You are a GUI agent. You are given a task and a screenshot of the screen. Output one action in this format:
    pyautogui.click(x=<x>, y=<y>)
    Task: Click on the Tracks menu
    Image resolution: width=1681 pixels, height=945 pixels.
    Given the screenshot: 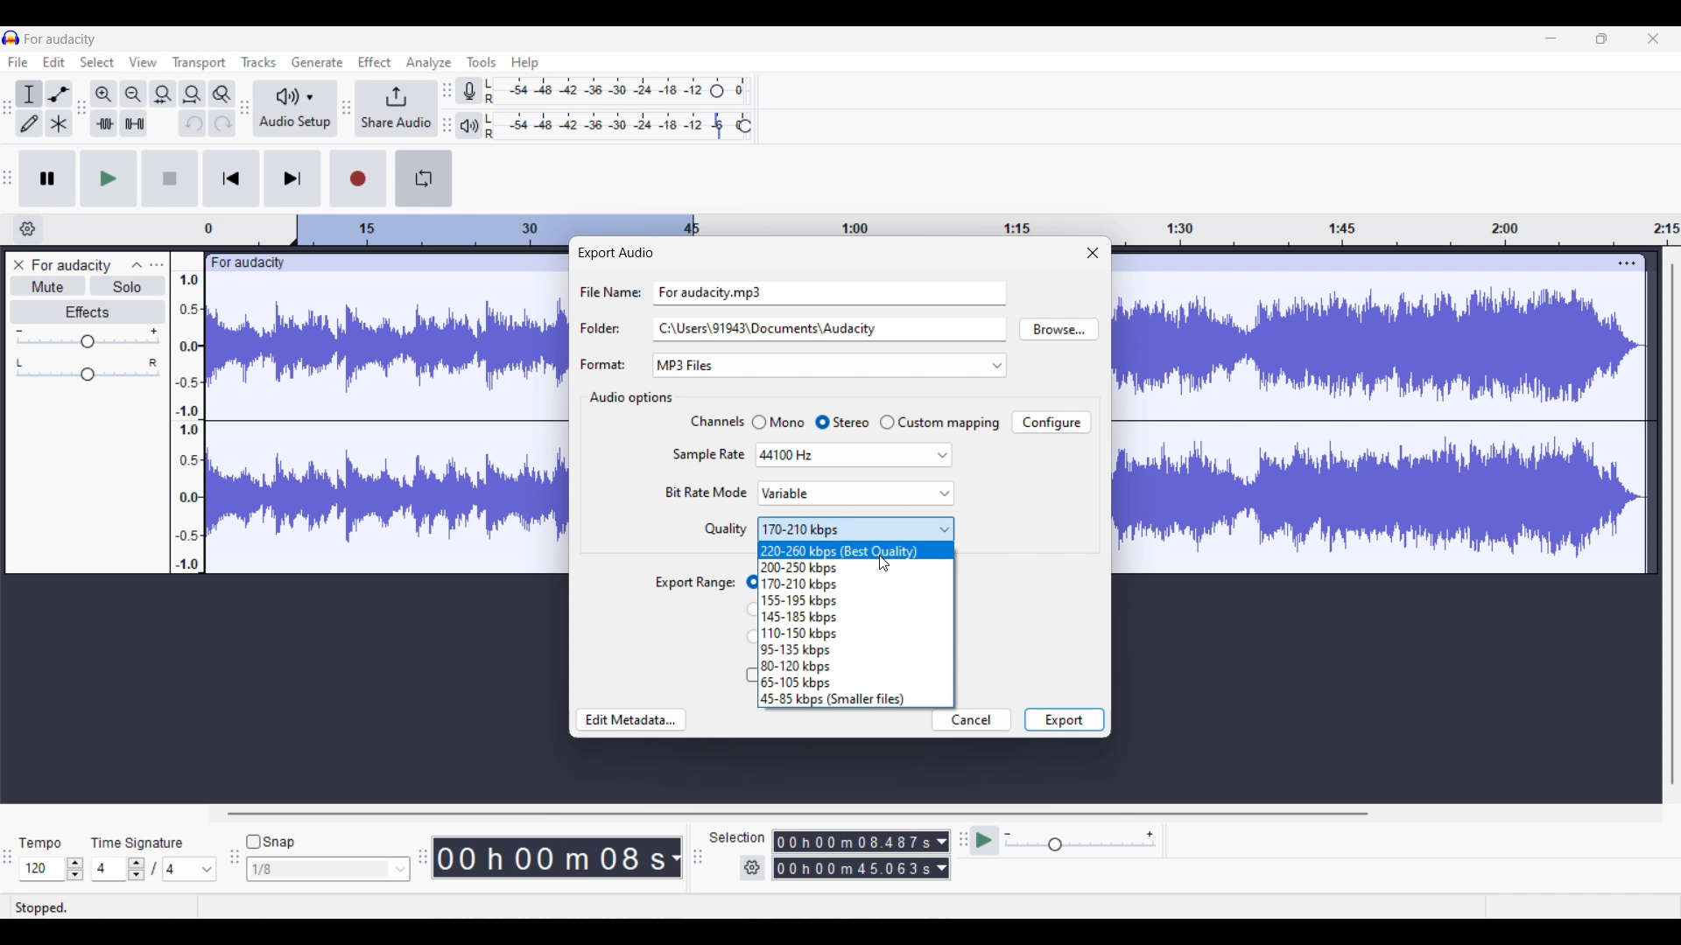 What is the action you would take?
    pyautogui.click(x=258, y=62)
    